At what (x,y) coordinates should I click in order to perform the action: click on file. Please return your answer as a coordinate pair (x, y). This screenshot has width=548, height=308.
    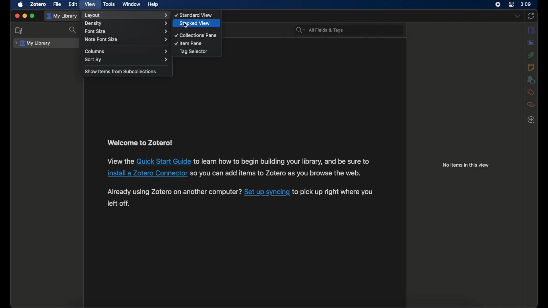
    Looking at the image, I should click on (57, 4).